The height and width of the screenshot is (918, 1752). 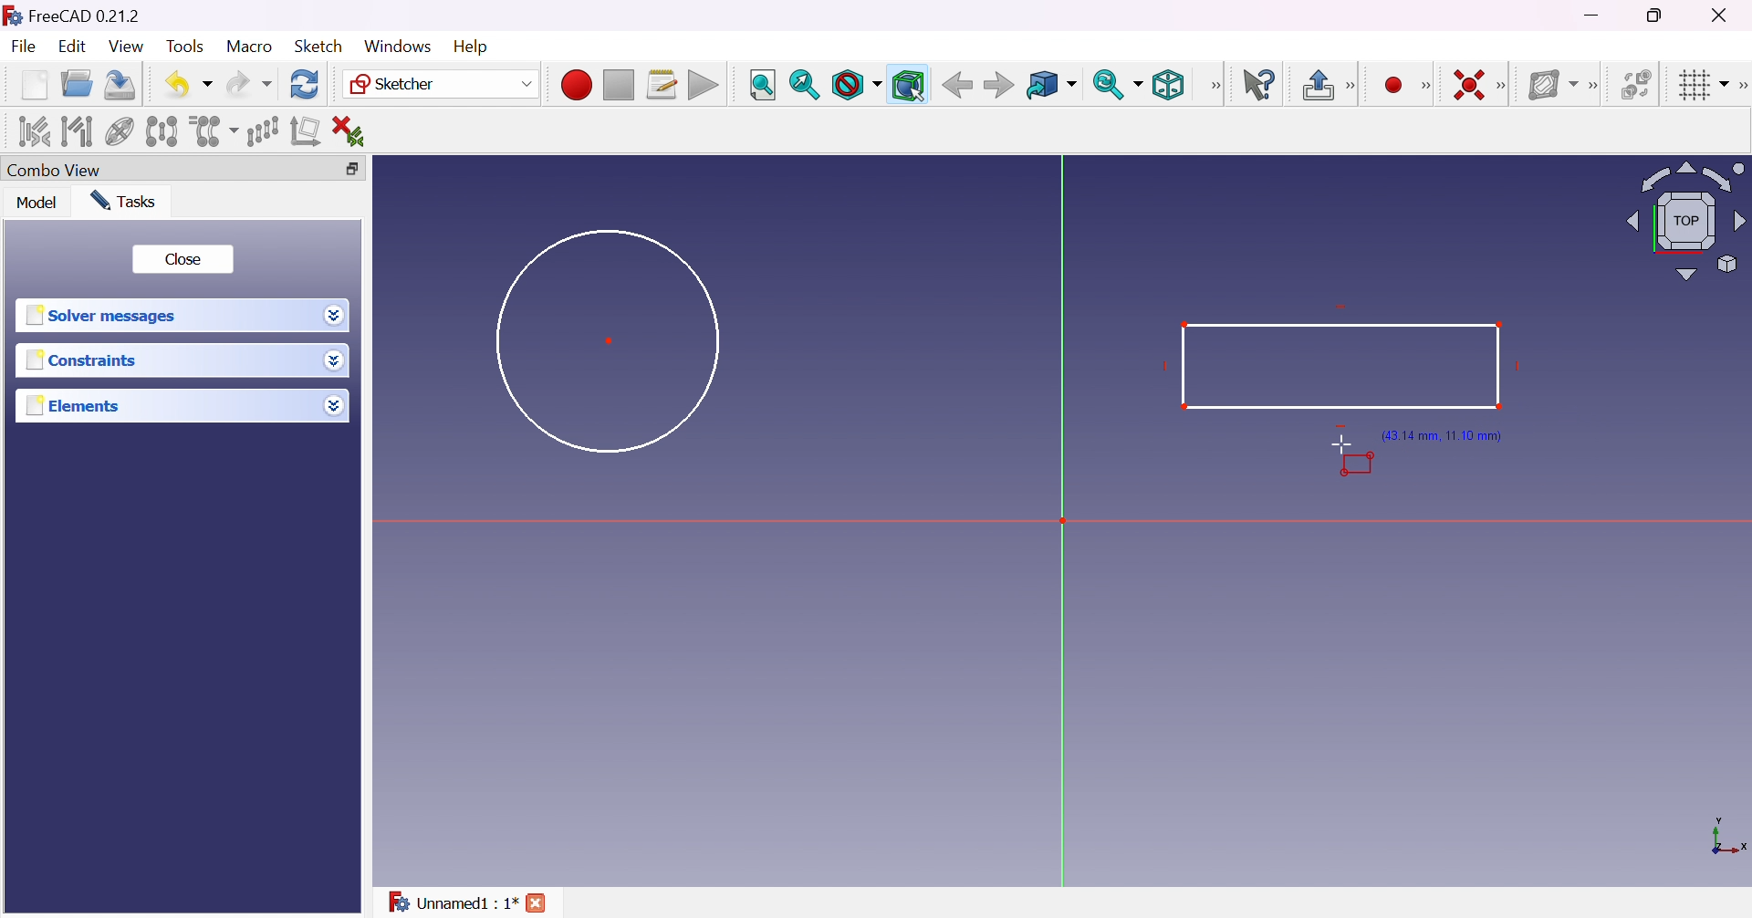 What do you see at coordinates (438, 84) in the screenshot?
I see `Sketcher` at bounding box center [438, 84].